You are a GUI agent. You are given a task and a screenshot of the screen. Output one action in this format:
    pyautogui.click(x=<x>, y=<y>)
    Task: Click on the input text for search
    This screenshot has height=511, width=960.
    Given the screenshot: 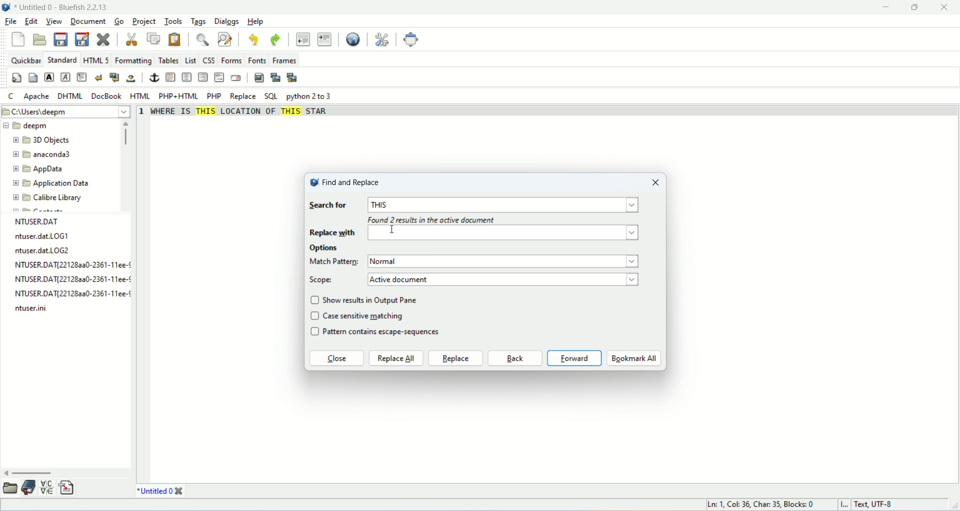 What is the action you would take?
    pyautogui.click(x=476, y=205)
    